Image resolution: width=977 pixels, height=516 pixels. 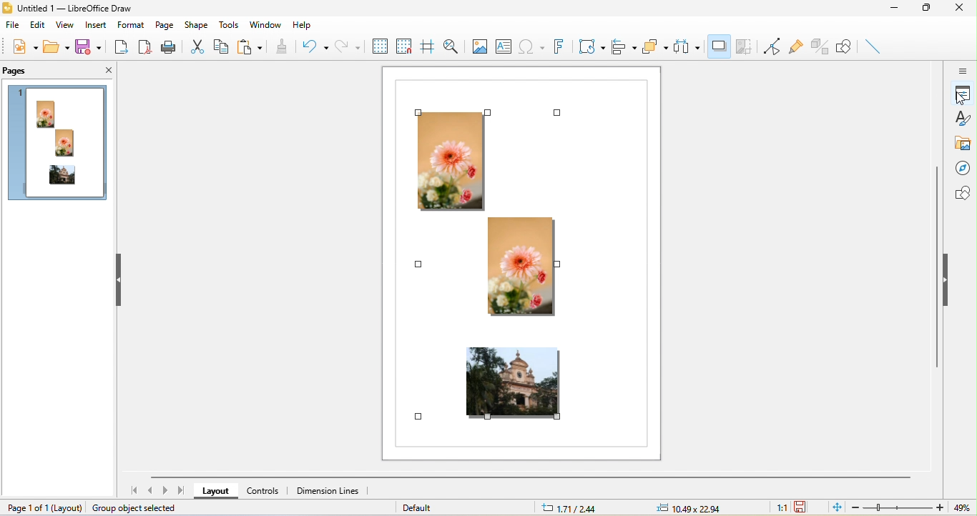 What do you see at coordinates (171, 48) in the screenshot?
I see `print` at bounding box center [171, 48].